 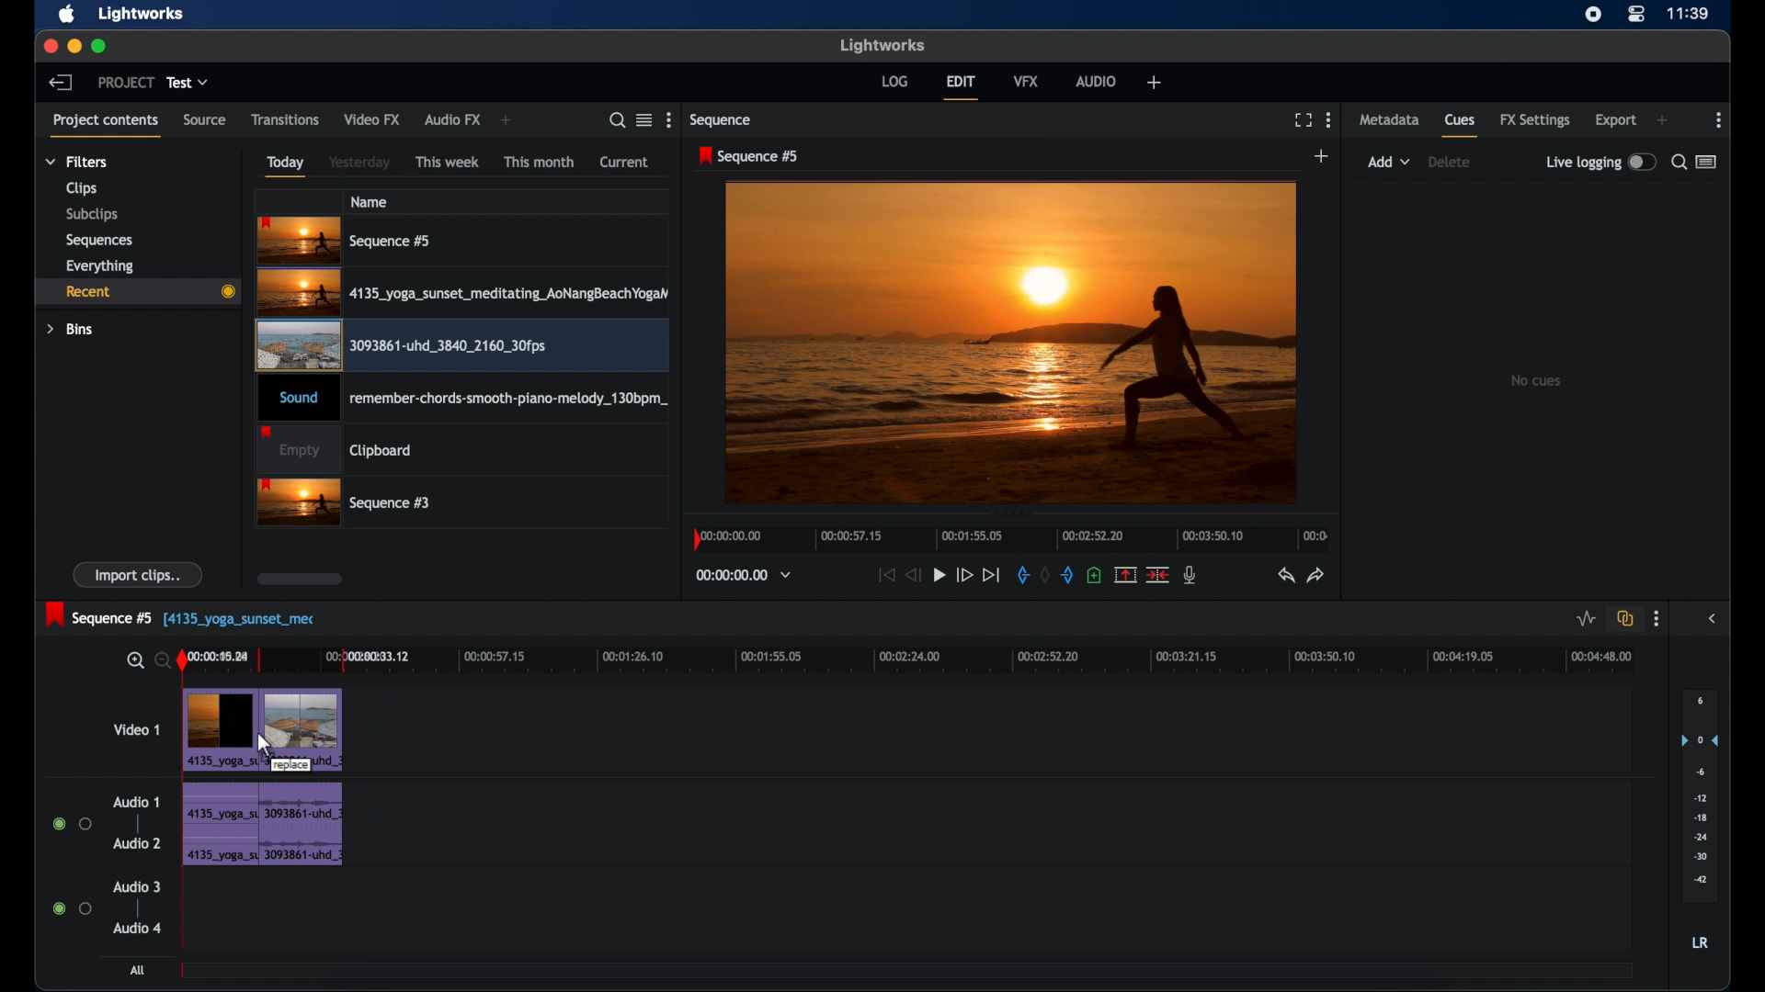 I want to click on sequences, so click(x=98, y=241).